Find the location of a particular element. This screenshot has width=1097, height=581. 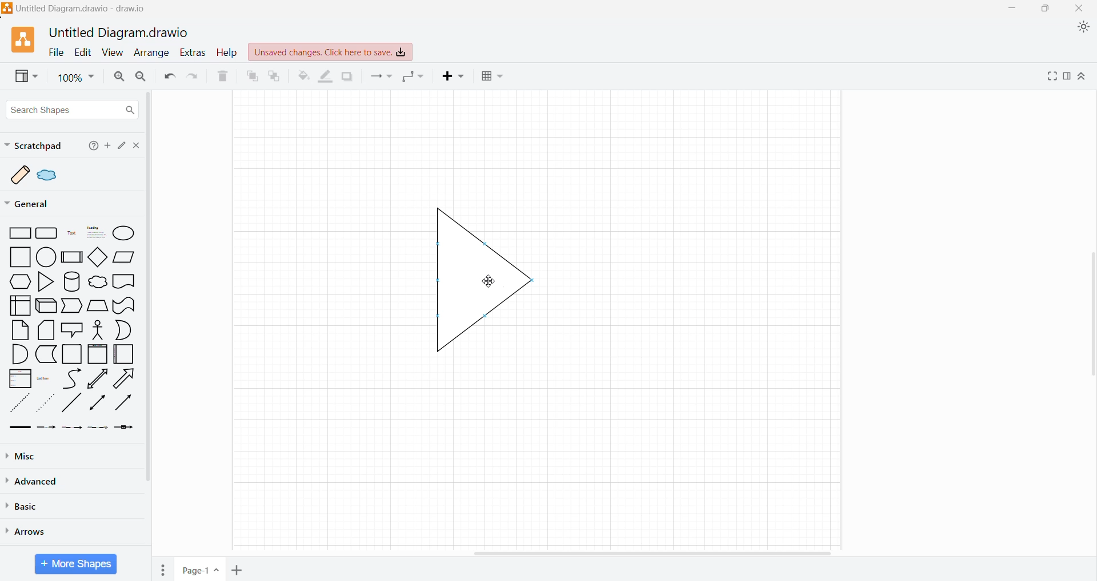

Delete is located at coordinates (221, 77).